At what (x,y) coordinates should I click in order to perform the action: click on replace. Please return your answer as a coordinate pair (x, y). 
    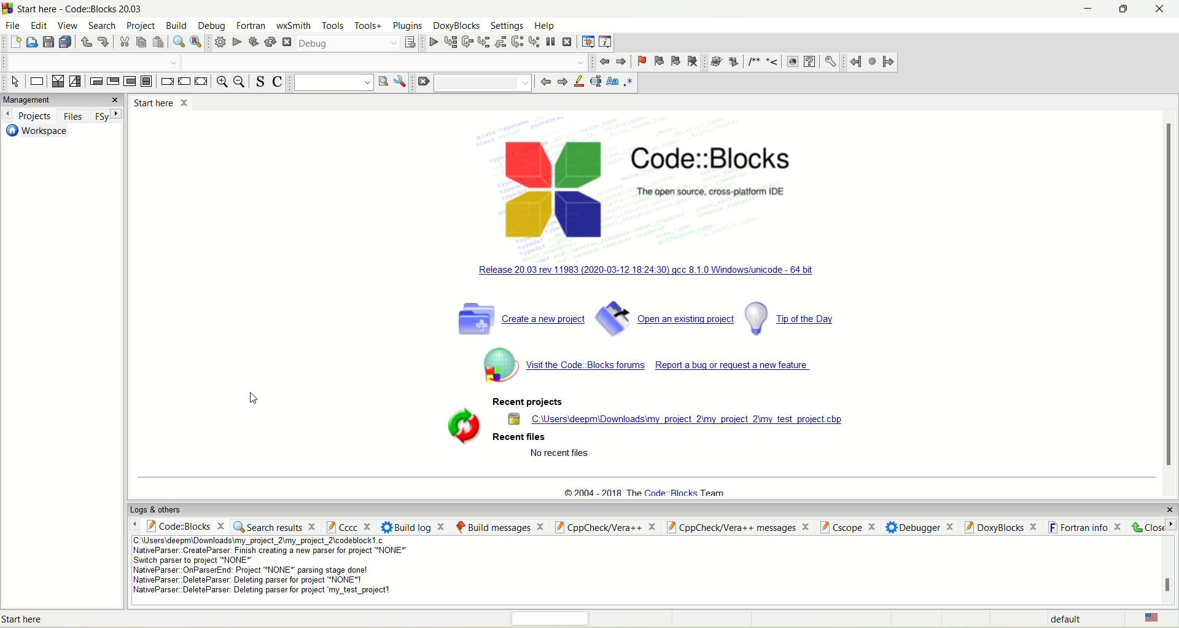
    Looking at the image, I should click on (198, 42).